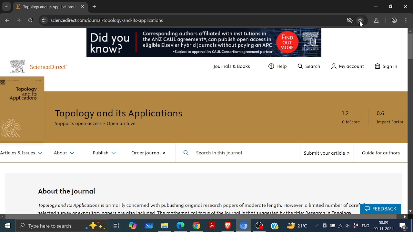  I want to click on 1.2 CiteScore, so click(352, 119).